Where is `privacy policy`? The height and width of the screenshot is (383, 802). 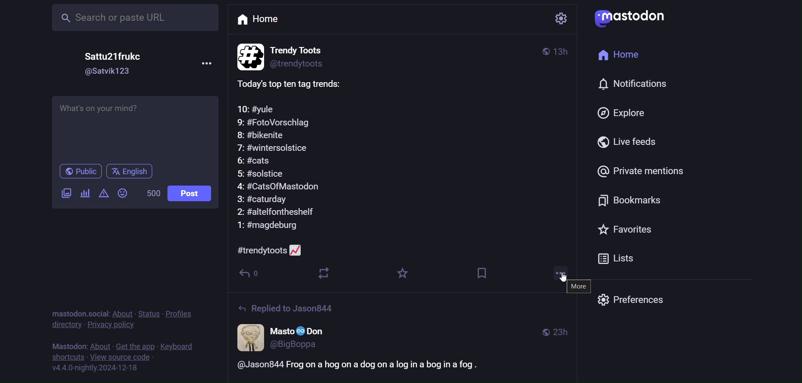
privacy policy is located at coordinates (115, 325).